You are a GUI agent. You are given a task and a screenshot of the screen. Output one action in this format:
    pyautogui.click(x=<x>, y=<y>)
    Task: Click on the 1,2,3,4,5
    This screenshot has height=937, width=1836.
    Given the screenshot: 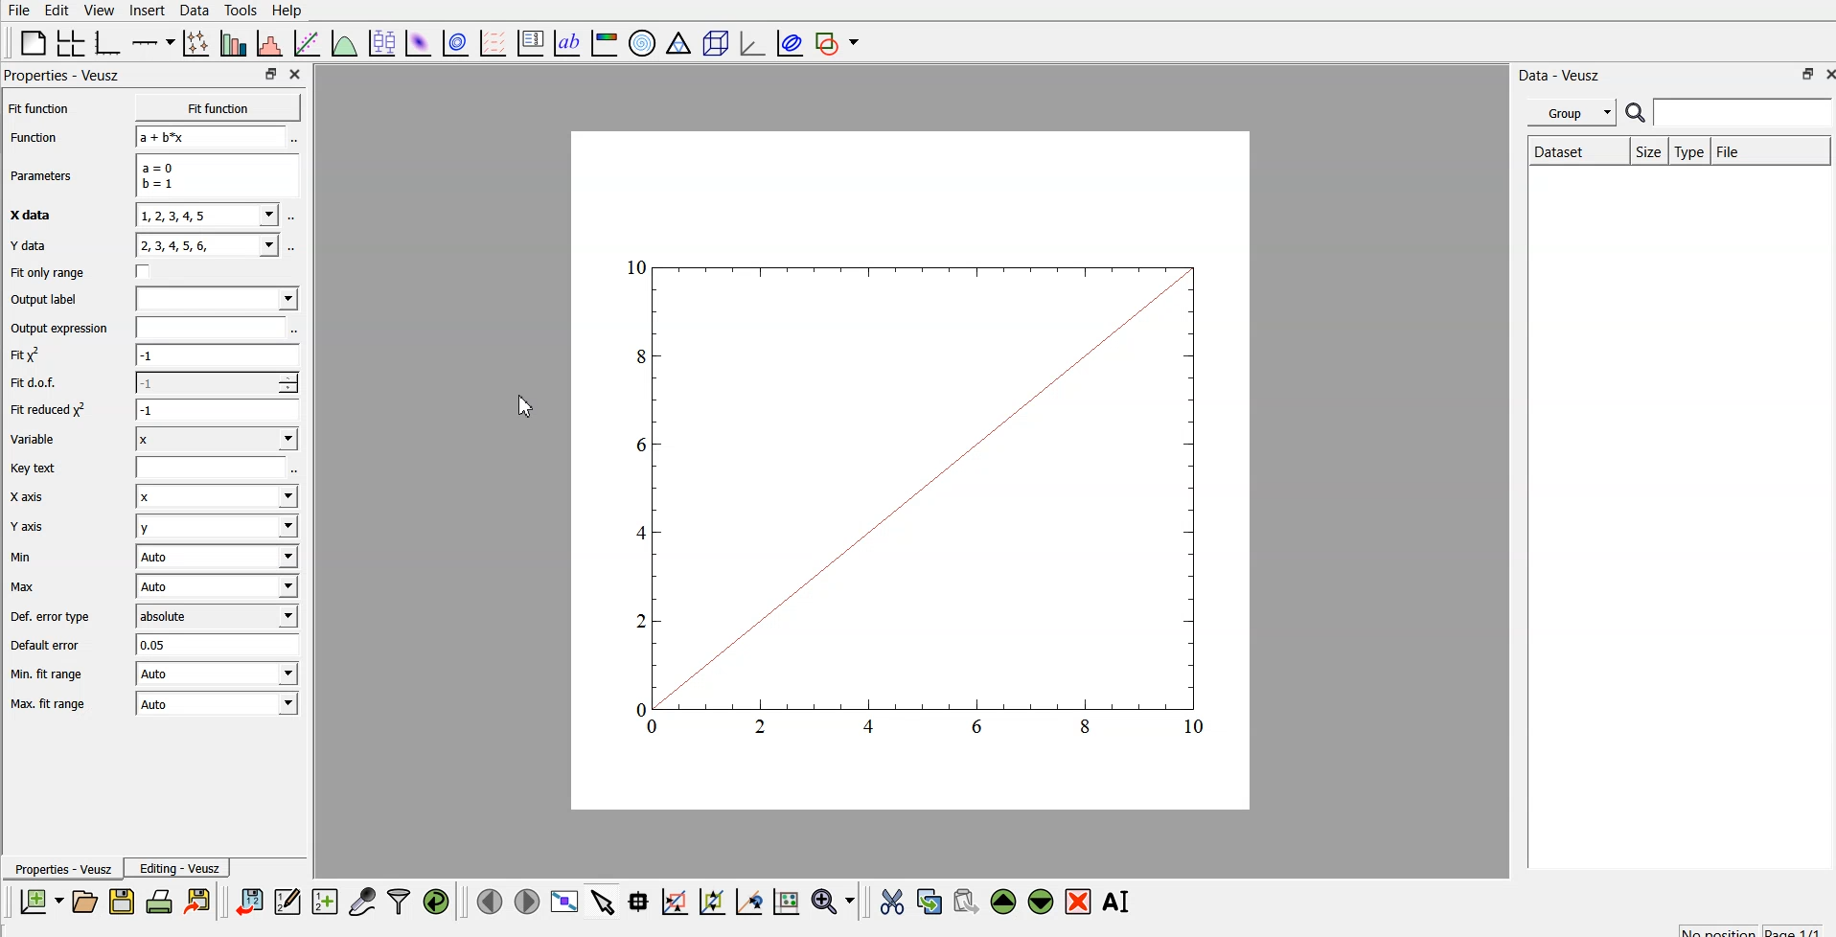 What is the action you would take?
    pyautogui.click(x=209, y=215)
    